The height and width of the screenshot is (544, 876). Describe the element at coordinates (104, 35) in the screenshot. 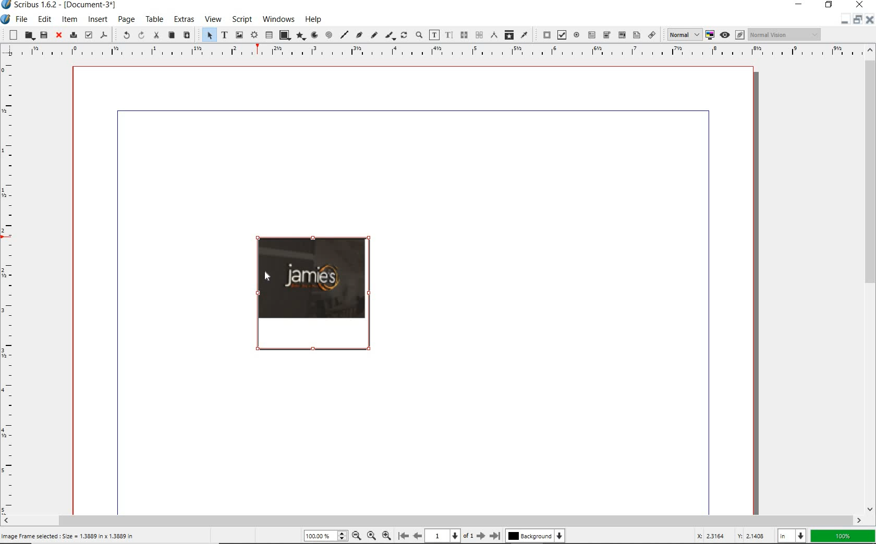

I see `save as pdf` at that location.